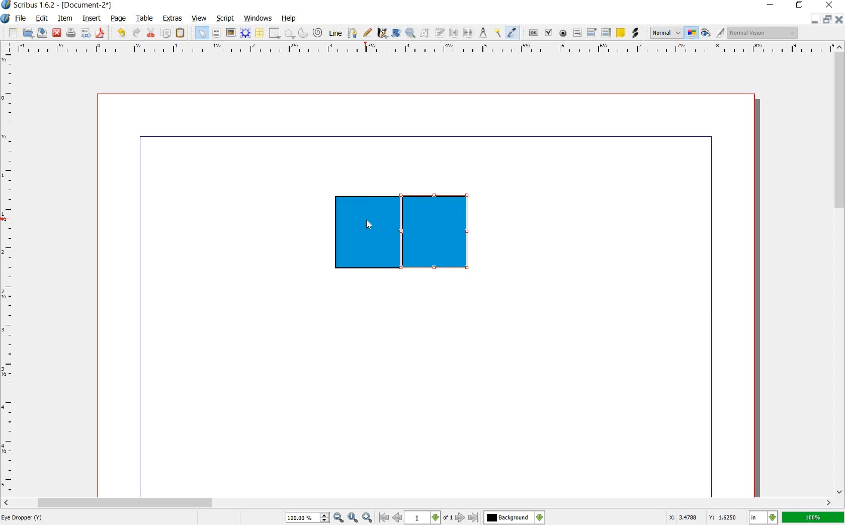 This screenshot has height=525, width=845. What do you see at coordinates (691, 33) in the screenshot?
I see `toggle color management system` at bounding box center [691, 33].